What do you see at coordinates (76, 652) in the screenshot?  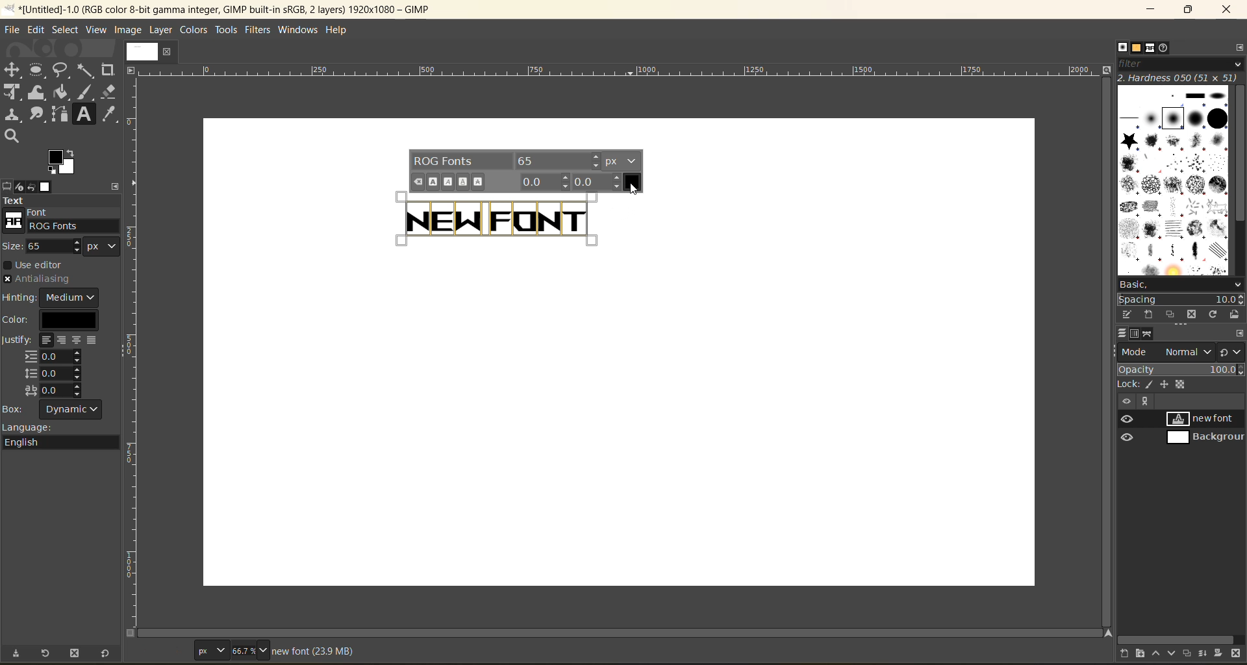 I see `delete tool preset` at bounding box center [76, 652].